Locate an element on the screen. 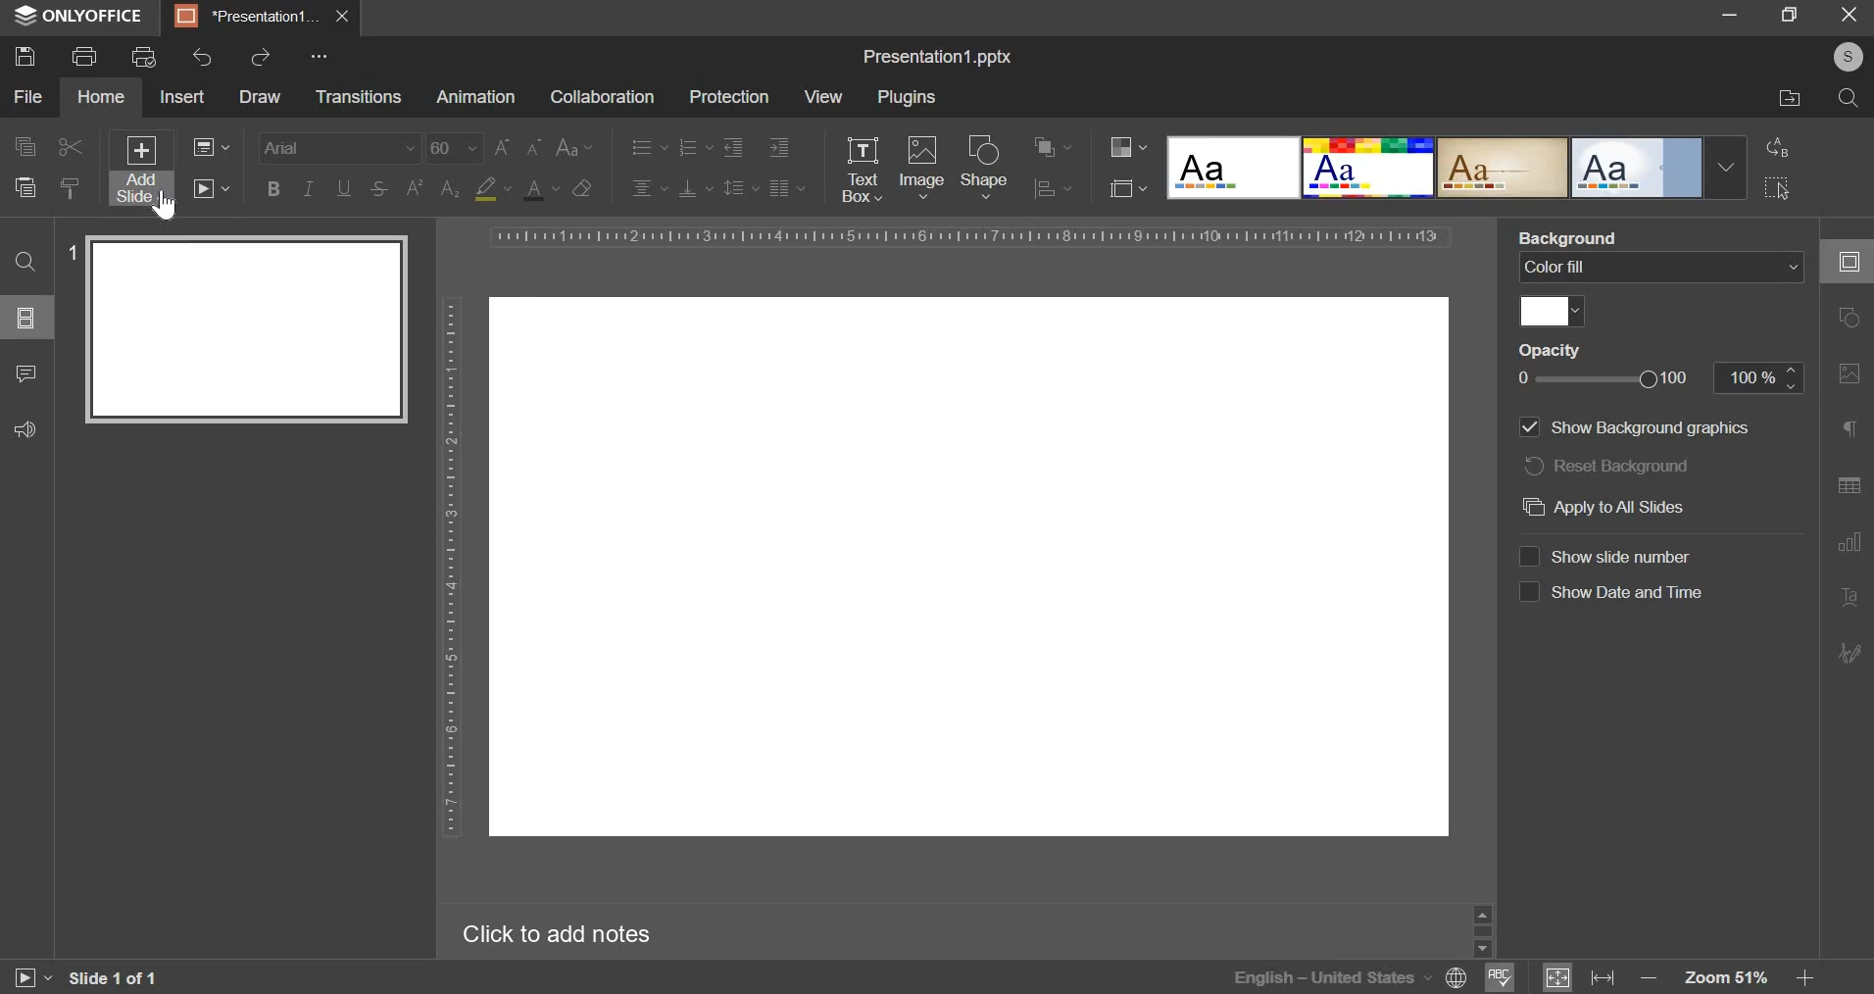 The width and height of the screenshot is (1874, 994). cut is located at coordinates (72, 147).